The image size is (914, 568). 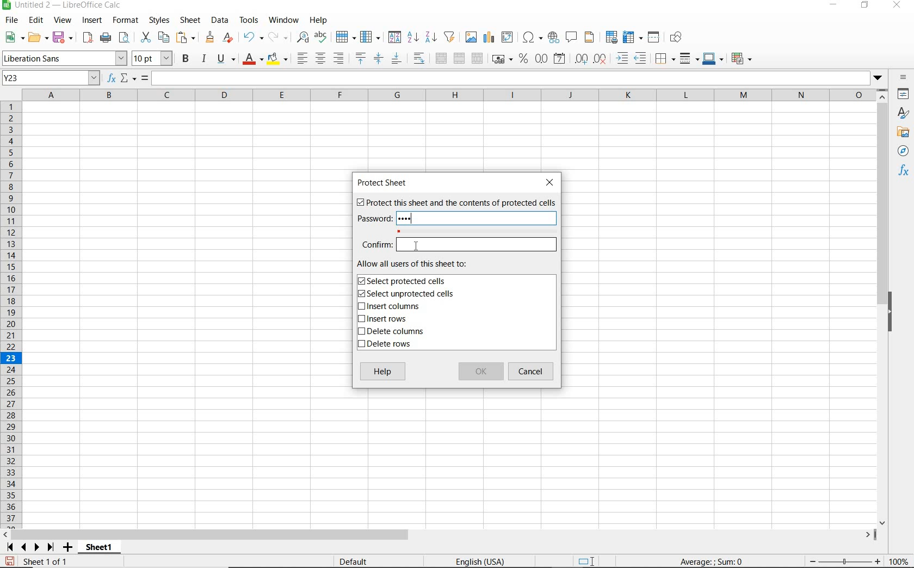 What do you see at coordinates (712, 562) in the screenshot?
I see `FORMULA` at bounding box center [712, 562].